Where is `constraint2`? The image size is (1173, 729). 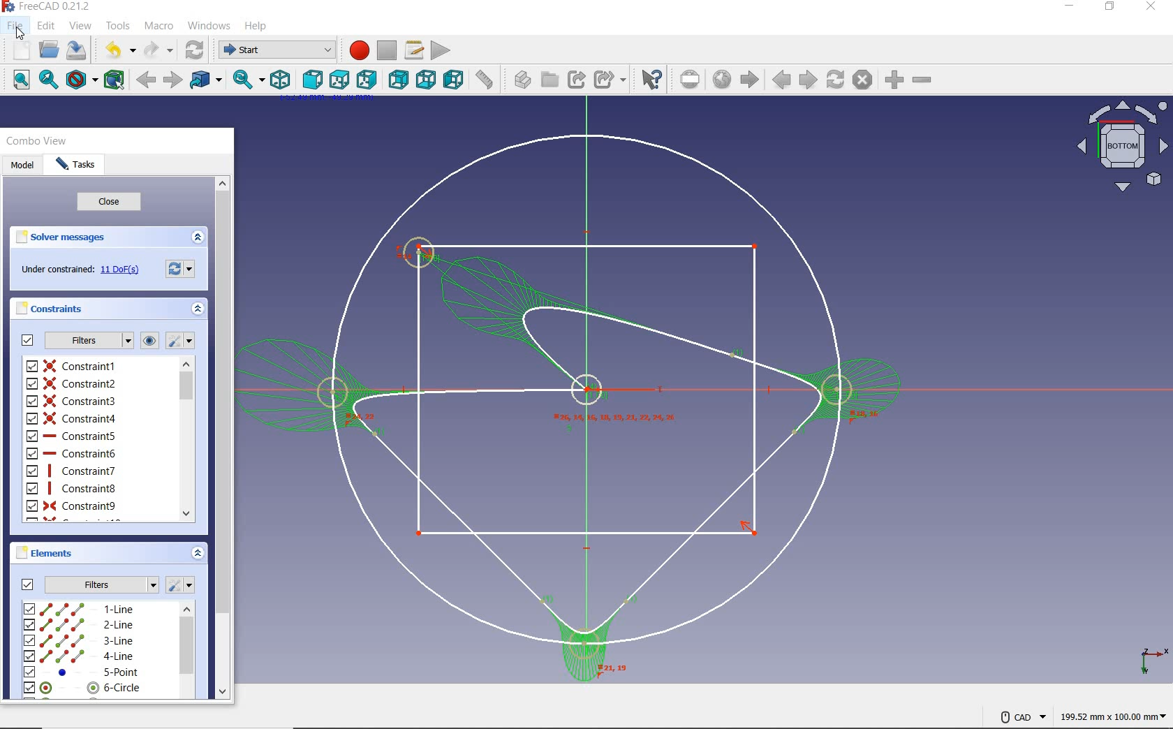 constraint2 is located at coordinates (71, 384).